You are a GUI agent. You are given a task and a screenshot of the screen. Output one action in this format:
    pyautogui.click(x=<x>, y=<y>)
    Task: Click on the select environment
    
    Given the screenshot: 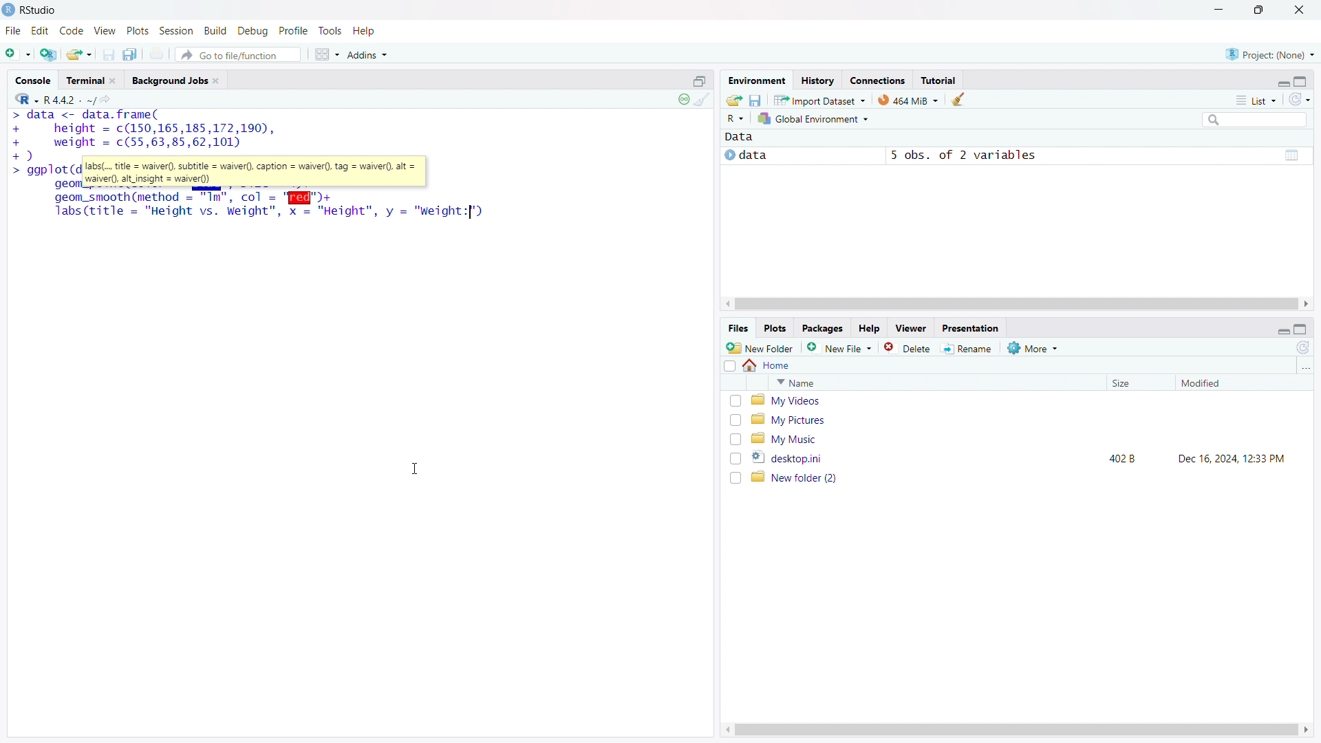 What is the action you would take?
    pyautogui.click(x=815, y=119)
    